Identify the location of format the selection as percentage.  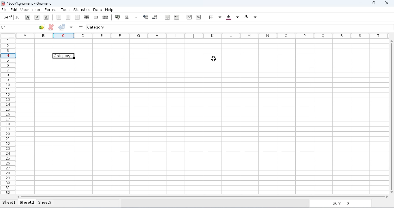
(138, 17).